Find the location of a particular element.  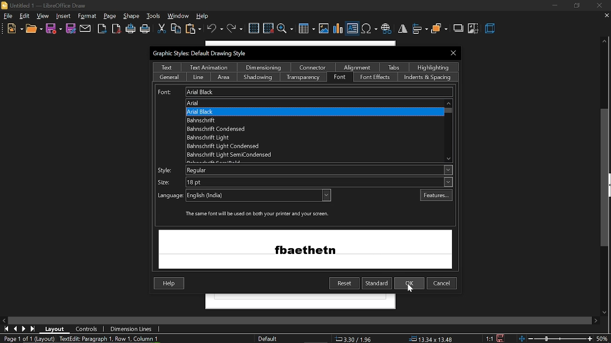

scaling factor (1:1) is located at coordinates (489, 338).